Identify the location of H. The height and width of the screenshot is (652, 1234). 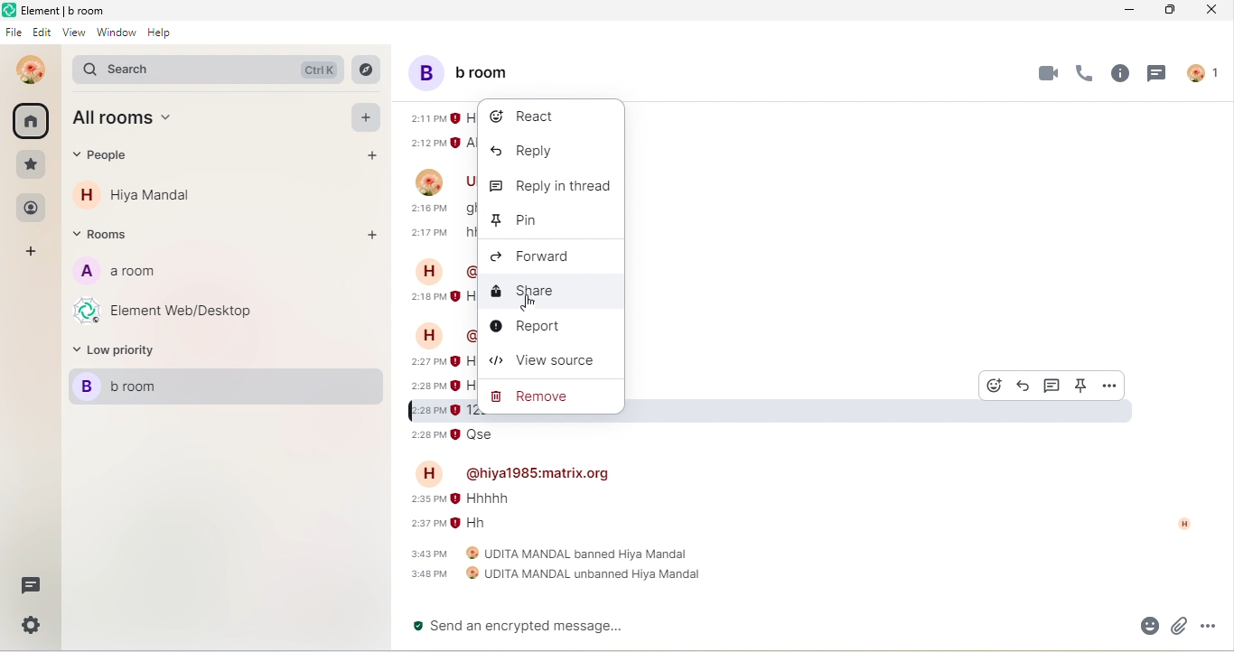
(433, 474).